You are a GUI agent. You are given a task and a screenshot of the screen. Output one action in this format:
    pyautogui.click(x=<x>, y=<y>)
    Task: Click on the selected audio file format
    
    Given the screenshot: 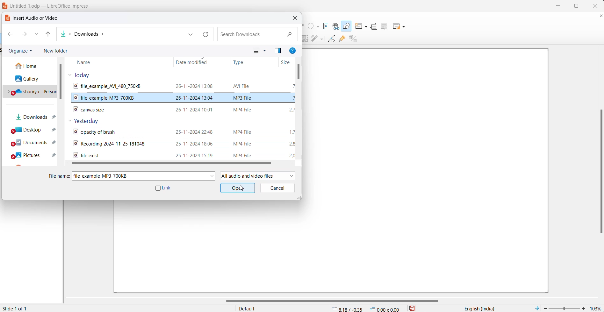 What is the action you would take?
    pyautogui.click(x=254, y=98)
    